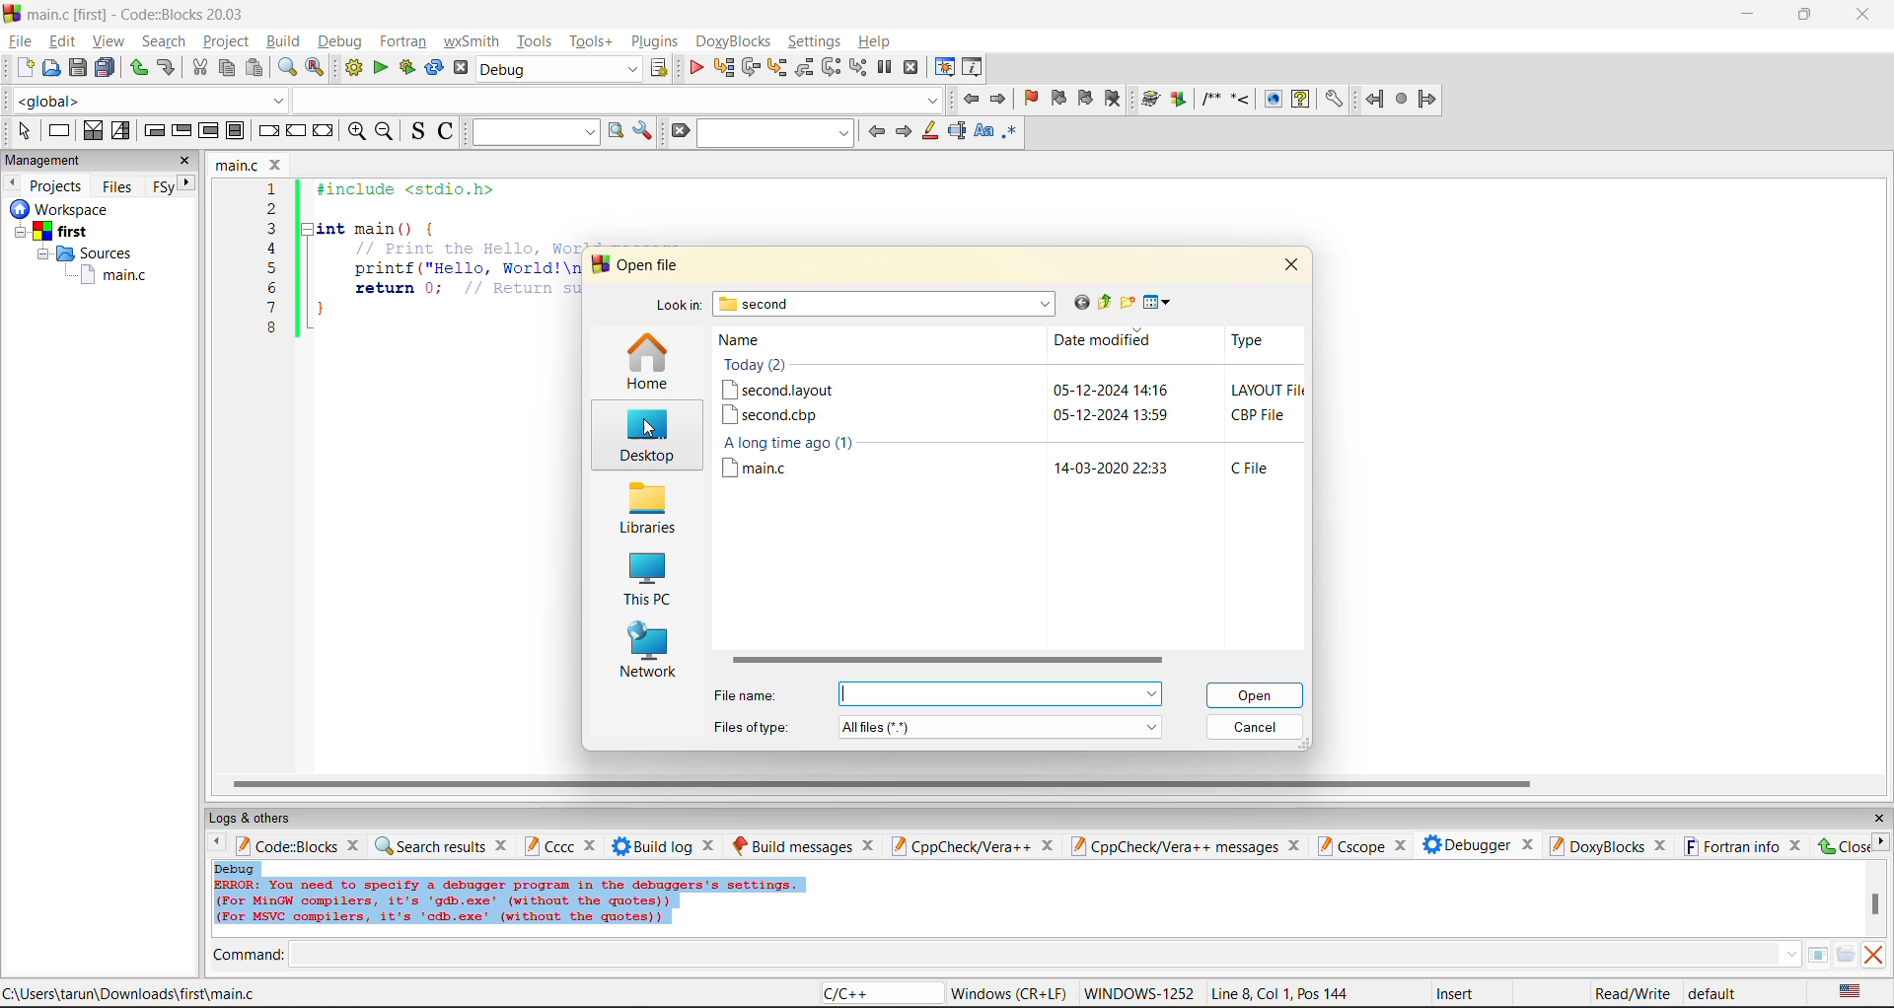 The image size is (1894, 1008). I want to click on management, so click(46, 162).